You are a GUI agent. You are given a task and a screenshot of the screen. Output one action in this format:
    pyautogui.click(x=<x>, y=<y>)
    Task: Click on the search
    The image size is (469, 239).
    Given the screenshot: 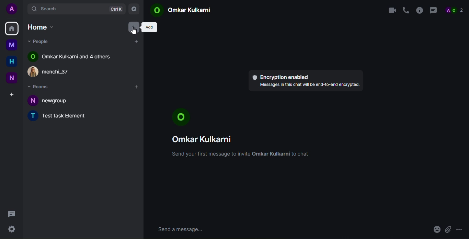 What is the action you would take?
    pyautogui.click(x=50, y=8)
    